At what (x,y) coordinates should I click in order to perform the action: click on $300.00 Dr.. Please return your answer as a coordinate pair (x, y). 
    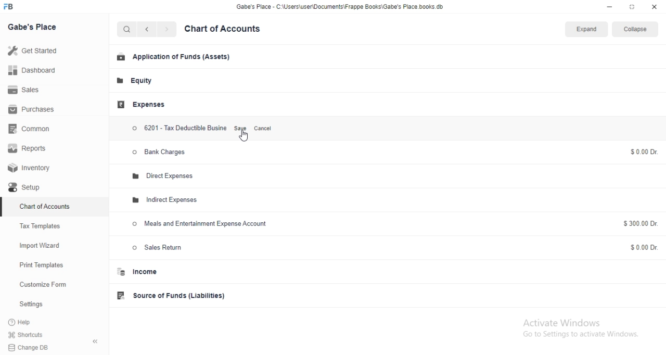
    Looking at the image, I should click on (643, 224).